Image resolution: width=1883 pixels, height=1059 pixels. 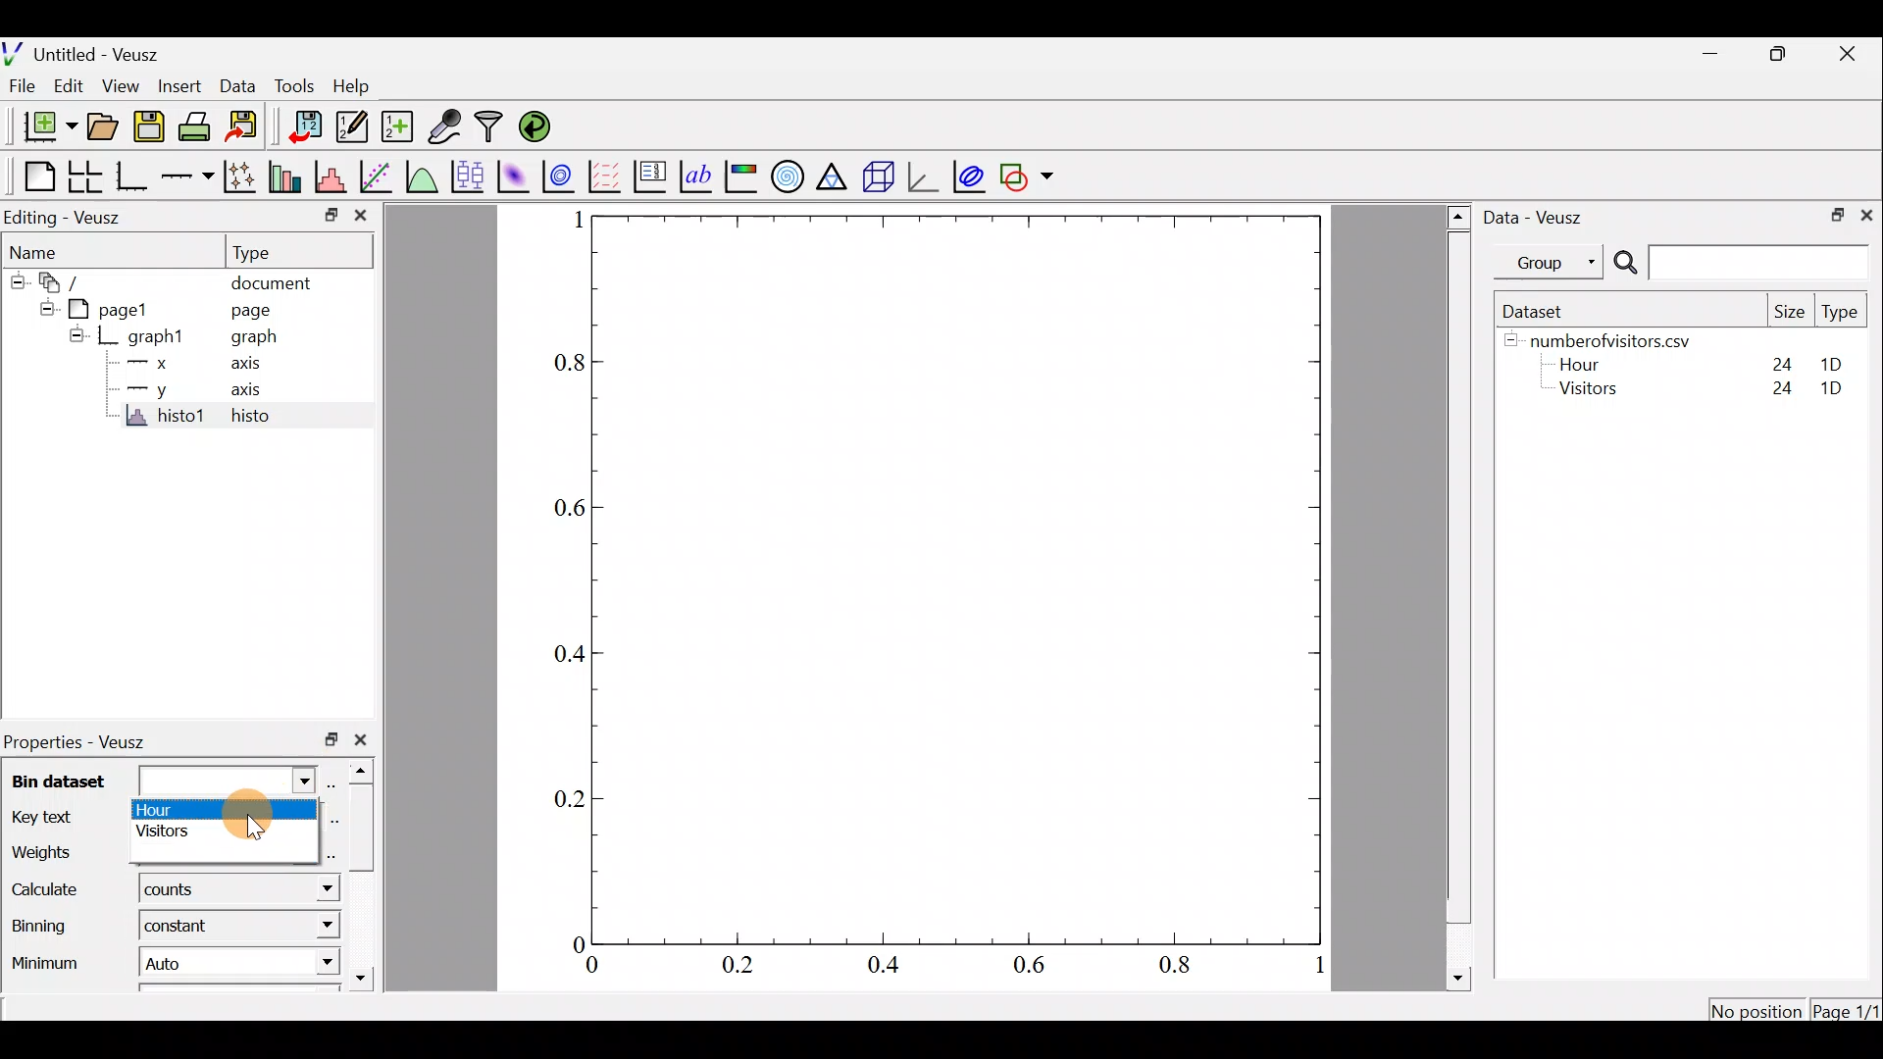 What do you see at coordinates (558, 176) in the screenshot?
I see `plot a 2d dataset as contours` at bounding box center [558, 176].